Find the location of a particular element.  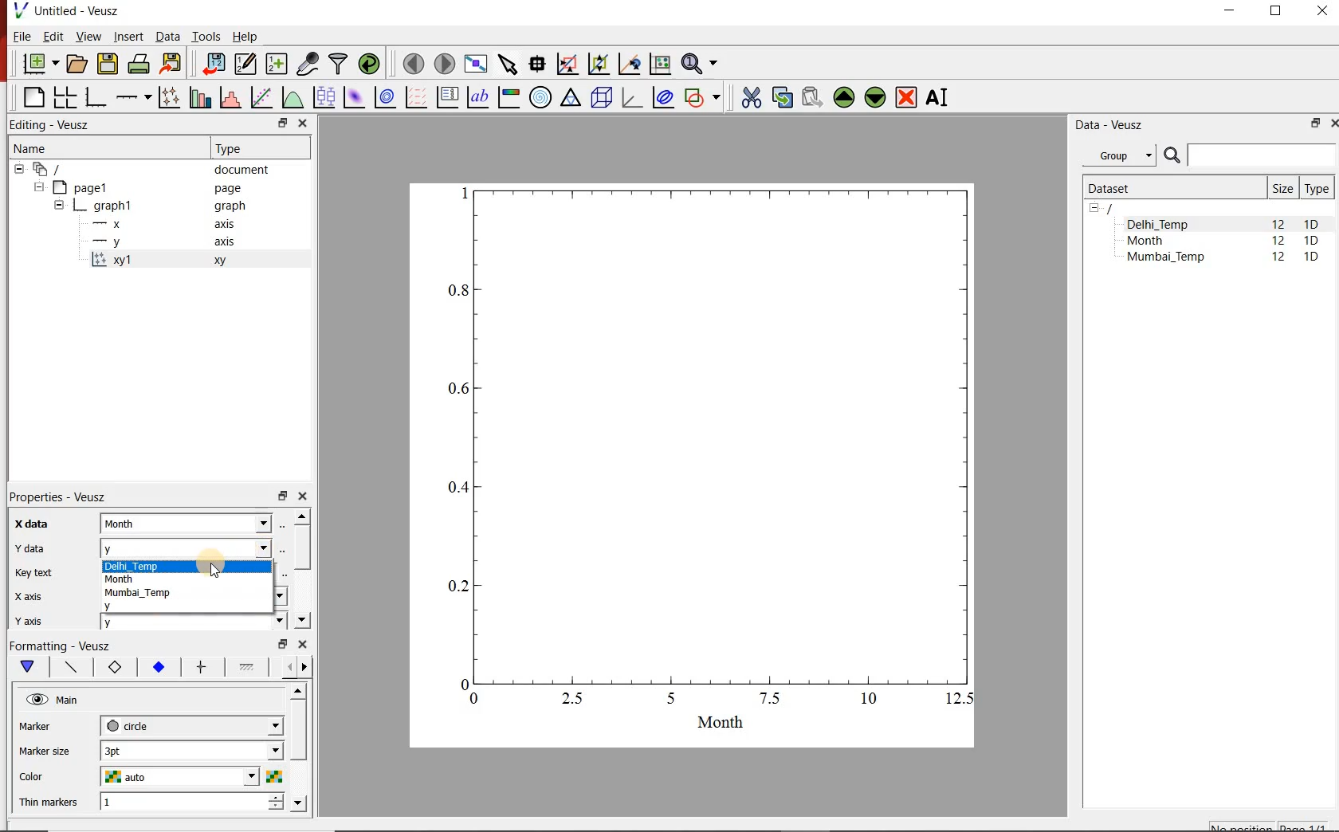

polar graph is located at coordinates (541, 99).